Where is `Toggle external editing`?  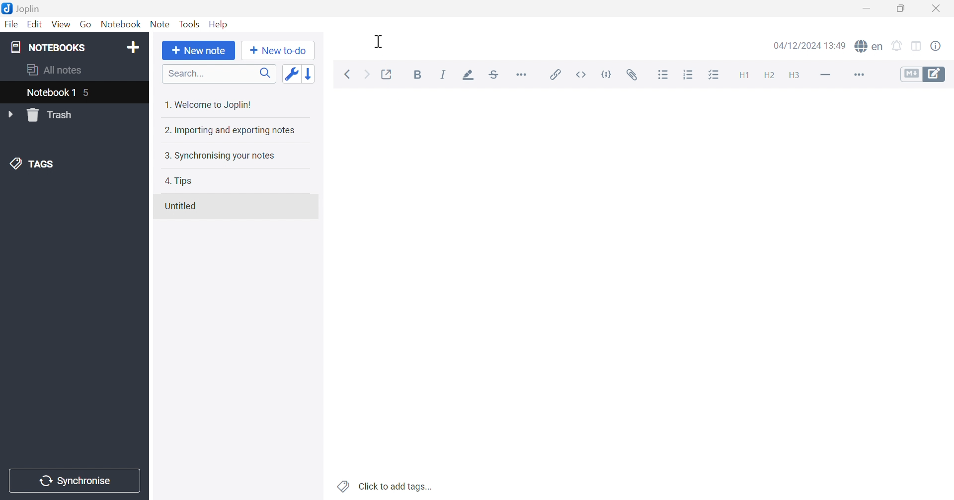
Toggle external editing is located at coordinates (387, 73).